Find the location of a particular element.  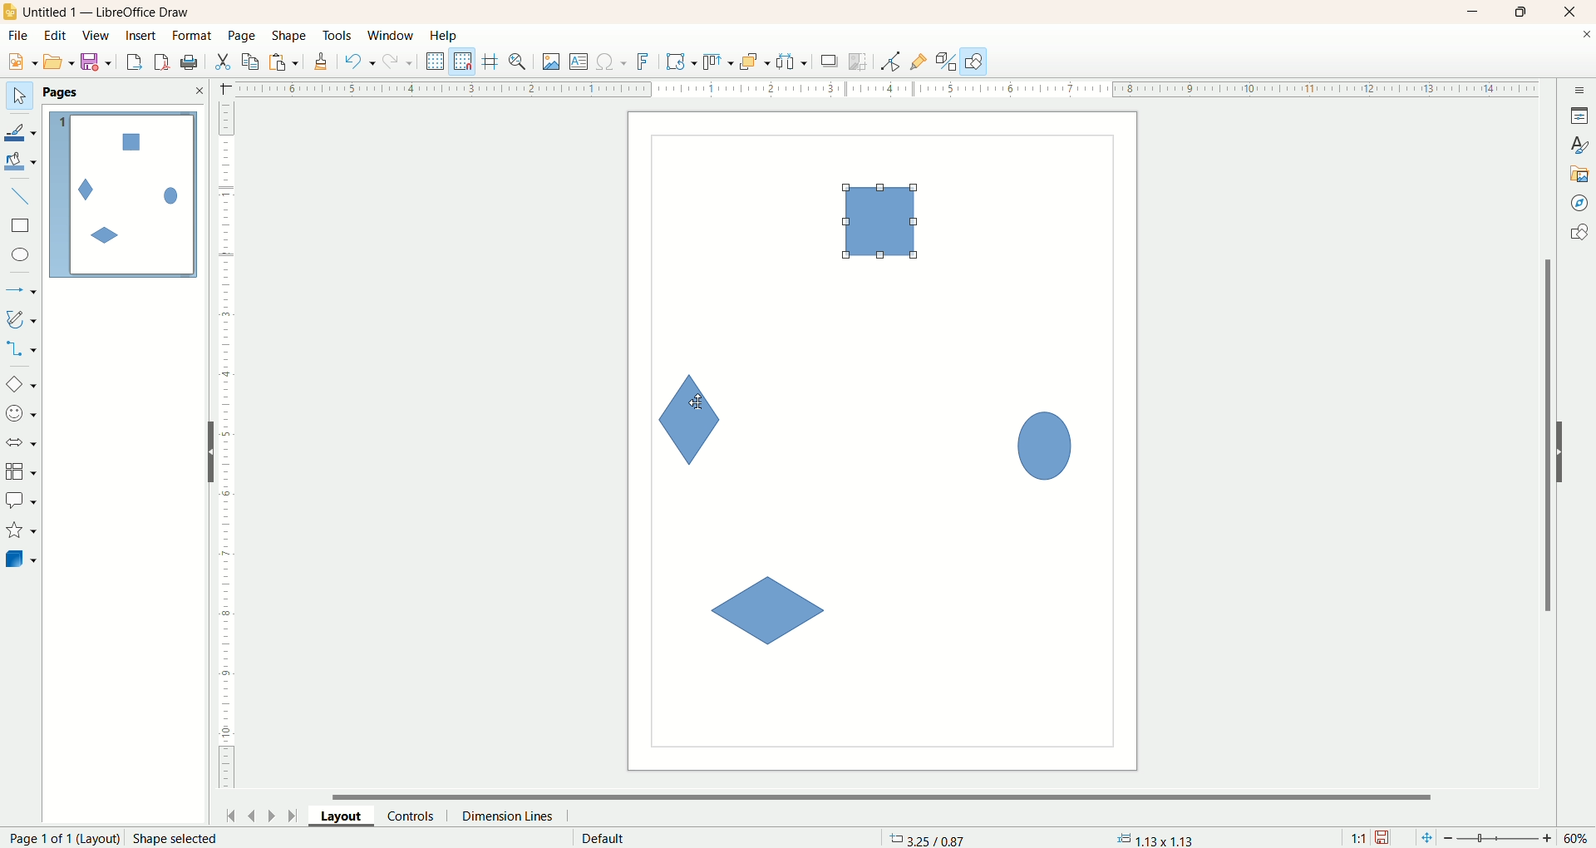

dimension lines is located at coordinates (512, 816).